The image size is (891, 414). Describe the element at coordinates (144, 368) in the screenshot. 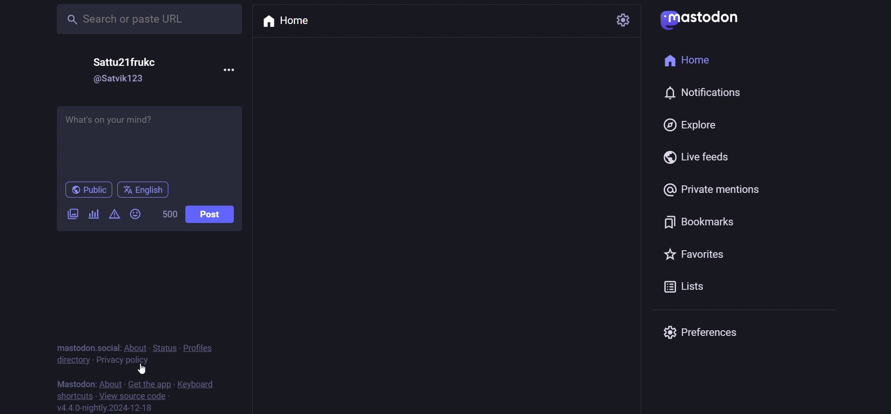

I see `cursor` at that location.